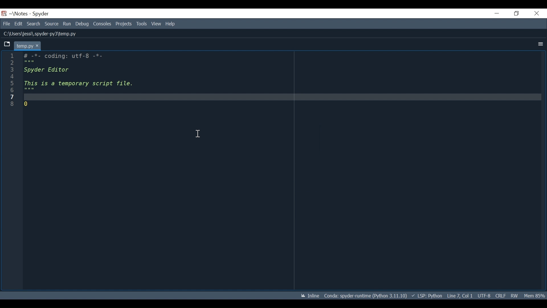 The width and height of the screenshot is (547, 308). Describe the element at coordinates (7, 44) in the screenshot. I see `Browse Tab` at that location.